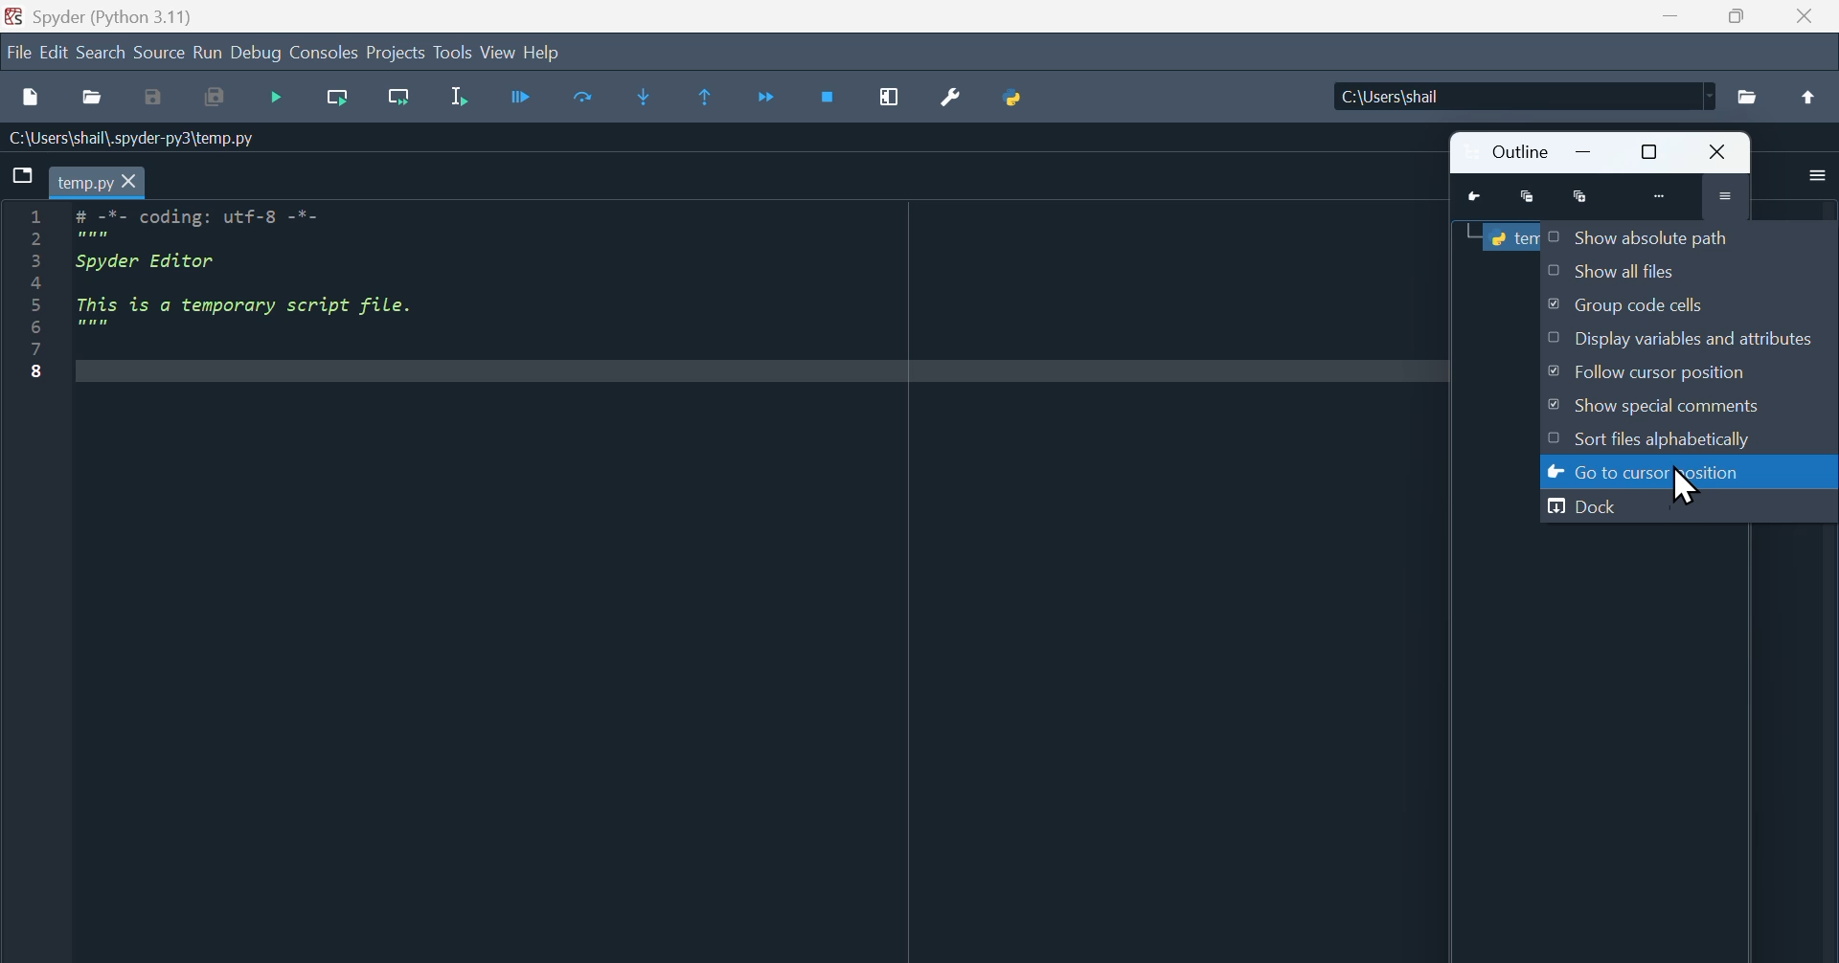  Describe the element at coordinates (545, 53) in the screenshot. I see `help` at that location.